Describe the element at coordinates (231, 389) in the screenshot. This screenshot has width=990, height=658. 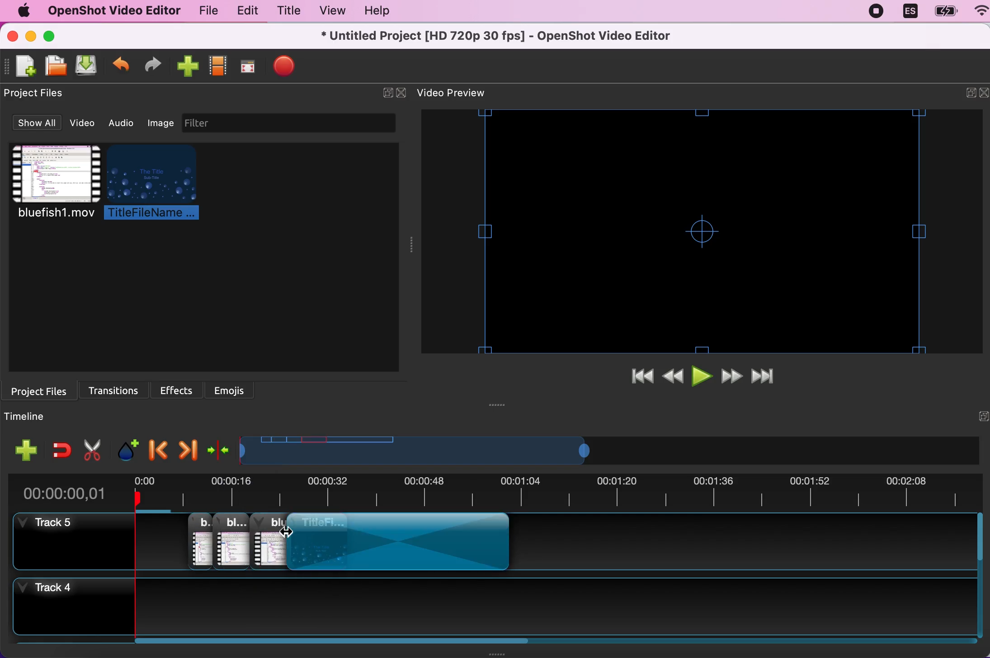
I see `emojis` at that location.